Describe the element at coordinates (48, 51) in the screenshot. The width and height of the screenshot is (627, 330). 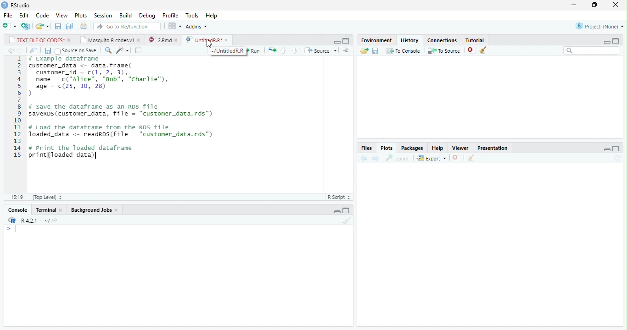
I see `save` at that location.